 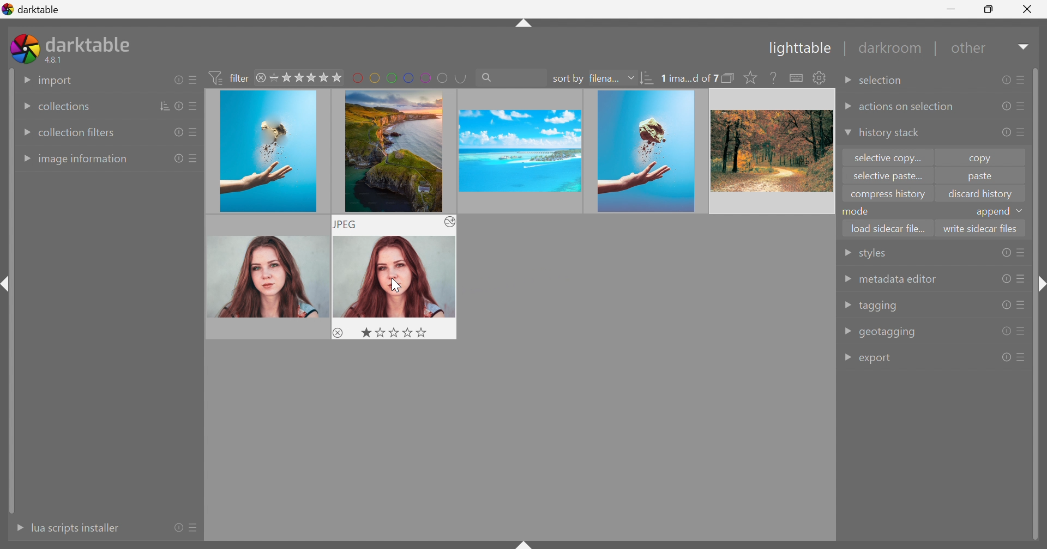 What do you see at coordinates (897, 279) in the screenshot?
I see `metadata editor` at bounding box center [897, 279].